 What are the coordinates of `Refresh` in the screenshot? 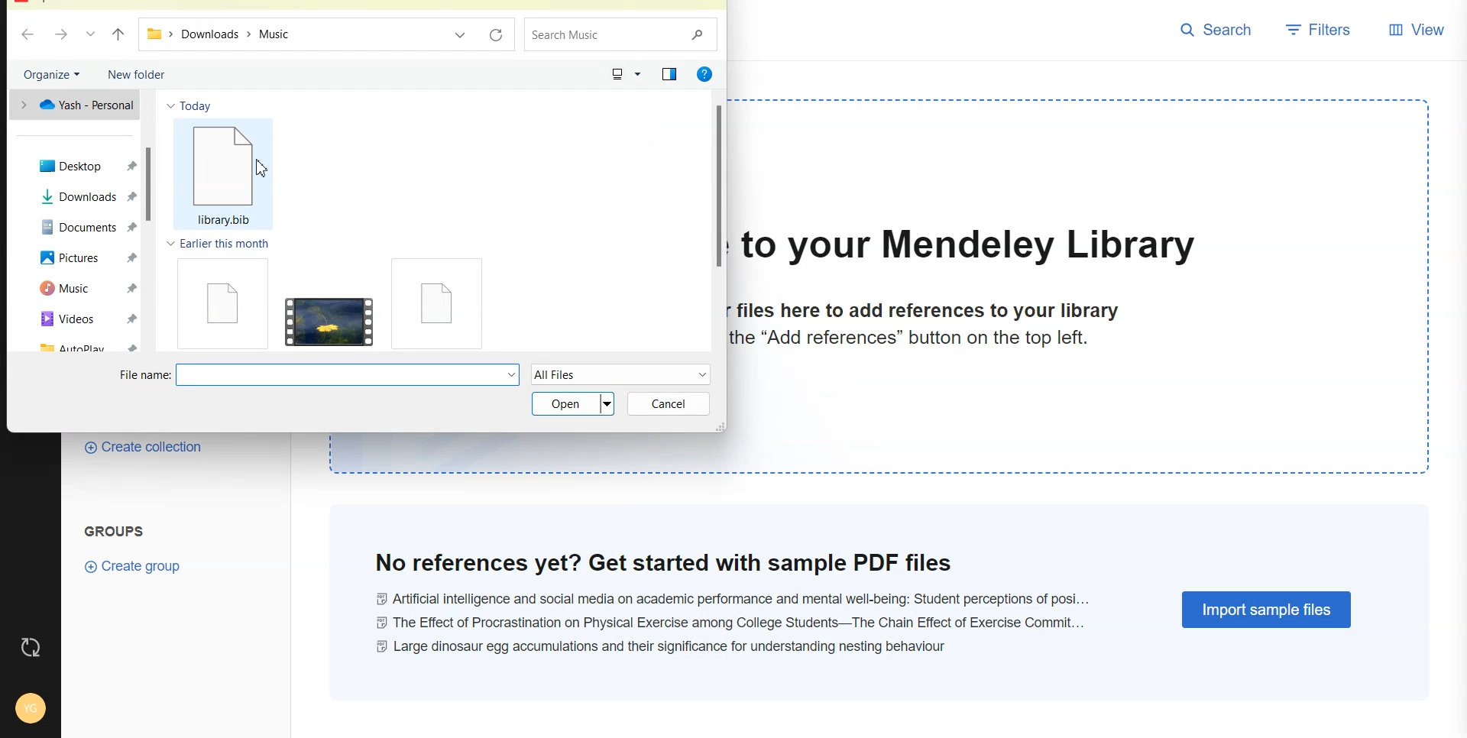 It's located at (495, 34).